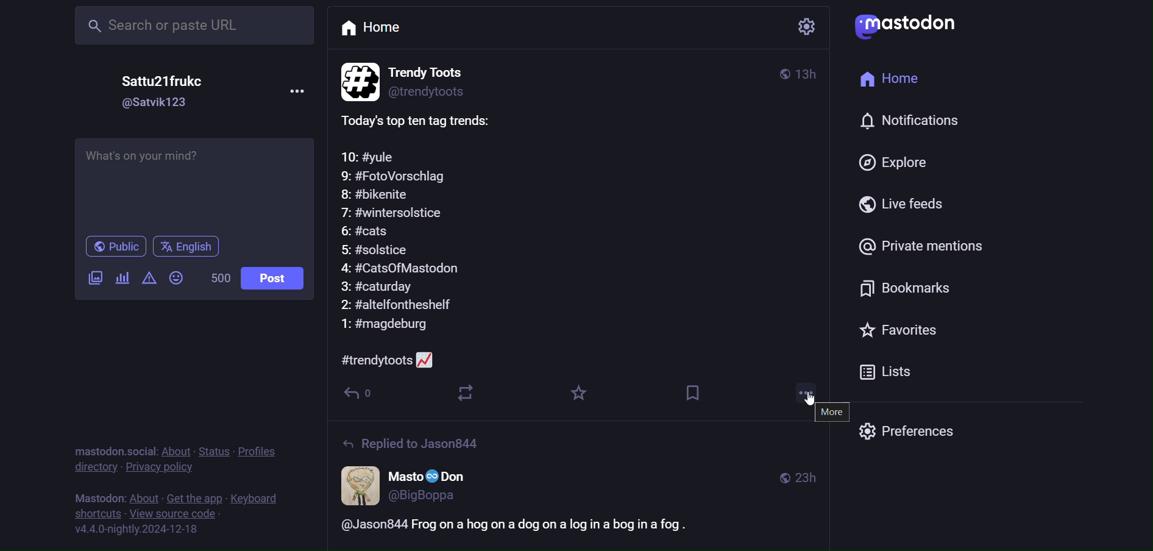 The width and height of the screenshot is (1153, 551). I want to click on more, so click(829, 414).